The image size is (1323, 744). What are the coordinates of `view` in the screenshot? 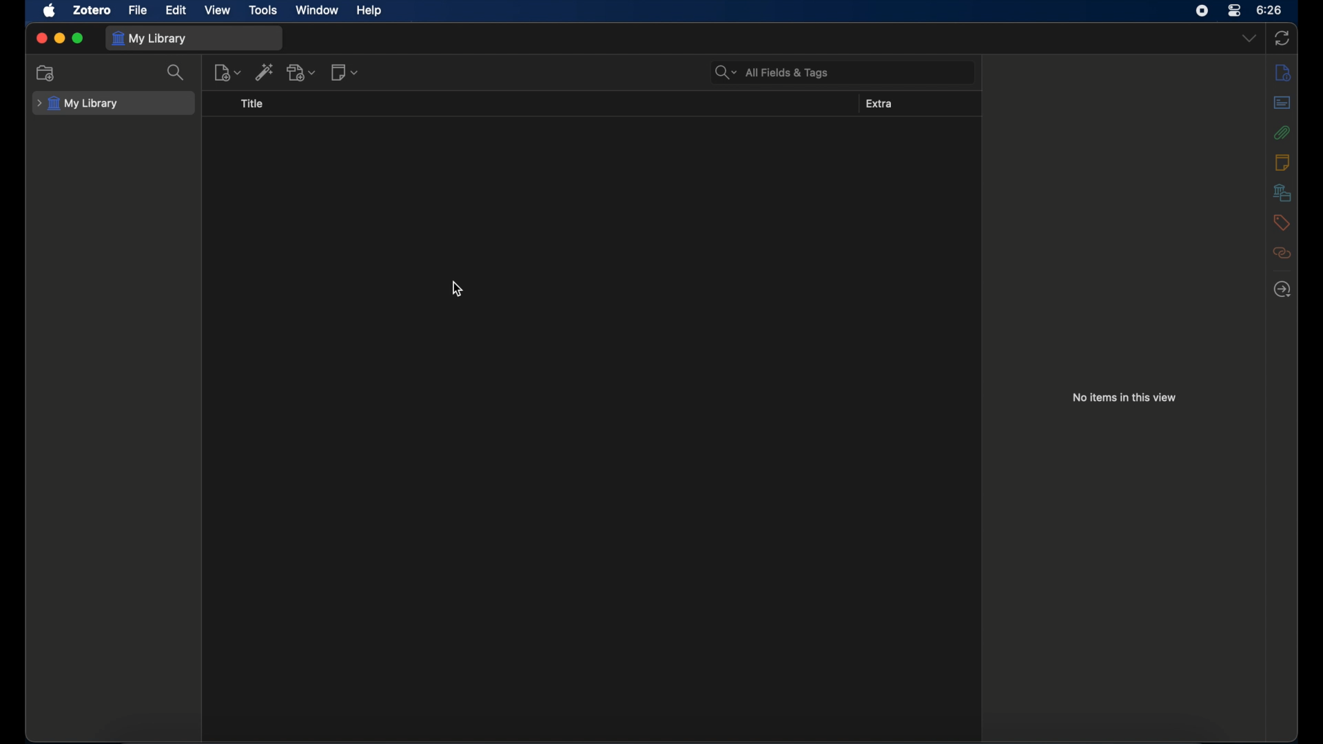 It's located at (218, 10).